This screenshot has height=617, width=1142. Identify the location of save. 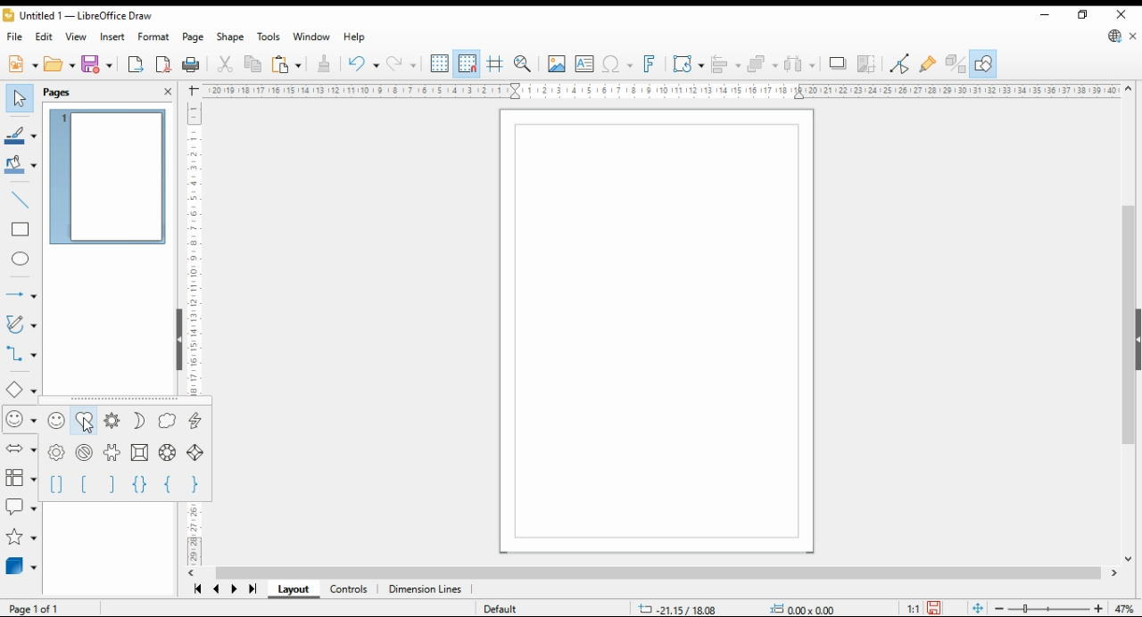
(98, 64).